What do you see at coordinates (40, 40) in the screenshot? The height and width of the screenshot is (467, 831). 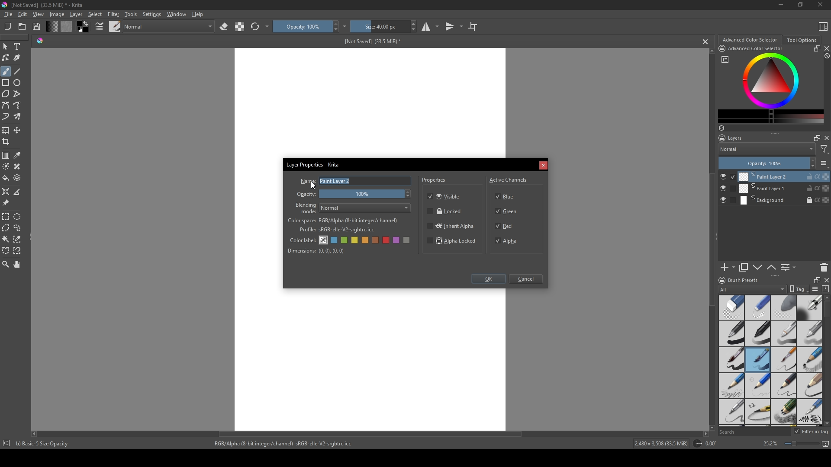 I see `shade` at bounding box center [40, 40].